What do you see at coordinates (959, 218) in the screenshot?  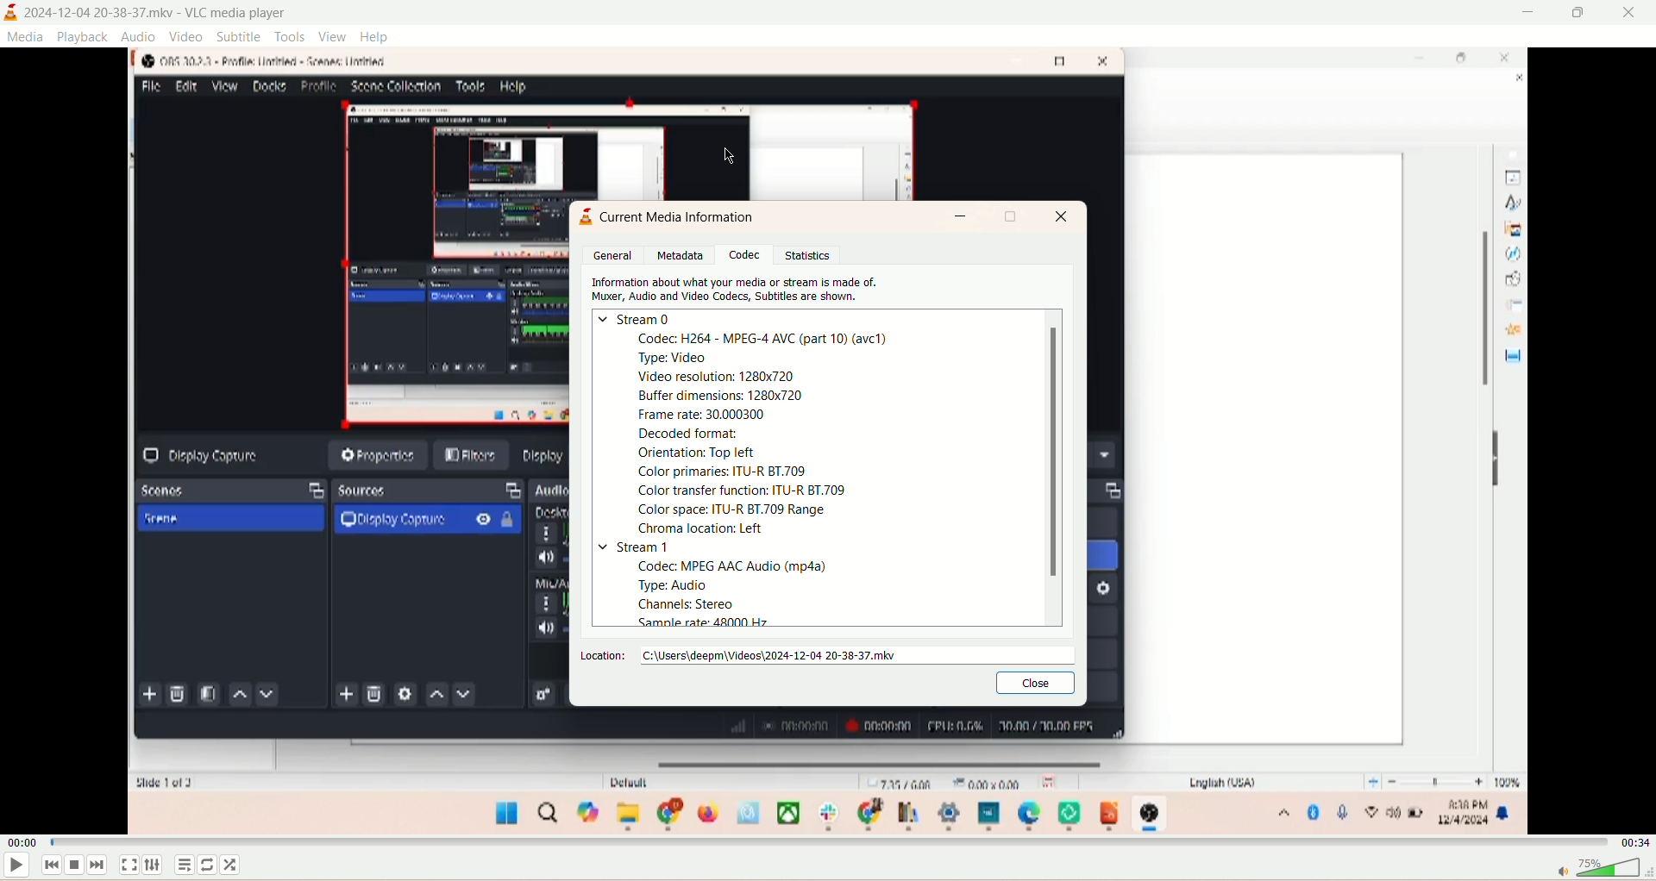 I see `minimize` at bounding box center [959, 218].